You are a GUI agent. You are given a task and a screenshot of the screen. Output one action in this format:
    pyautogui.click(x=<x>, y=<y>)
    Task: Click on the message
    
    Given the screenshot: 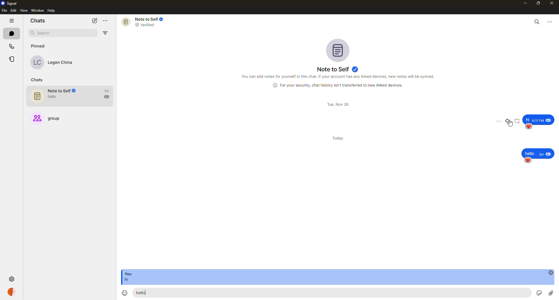 What is the action you would take?
    pyautogui.click(x=539, y=153)
    